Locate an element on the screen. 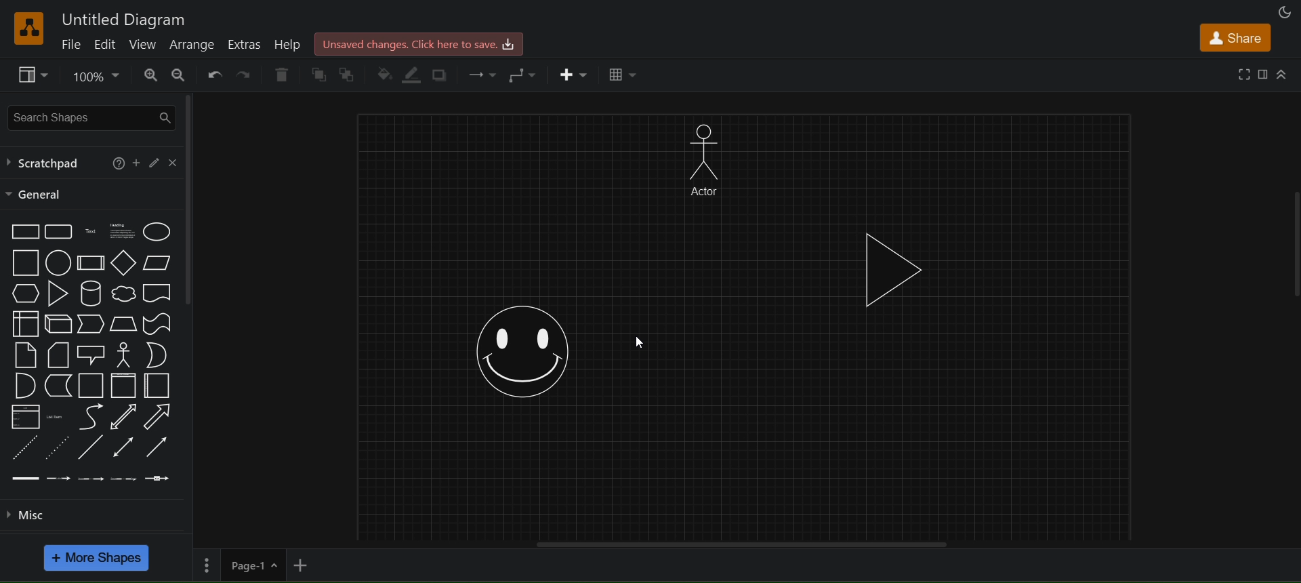 The height and width of the screenshot is (583, 1301). format is located at coordinates (1263, 73).